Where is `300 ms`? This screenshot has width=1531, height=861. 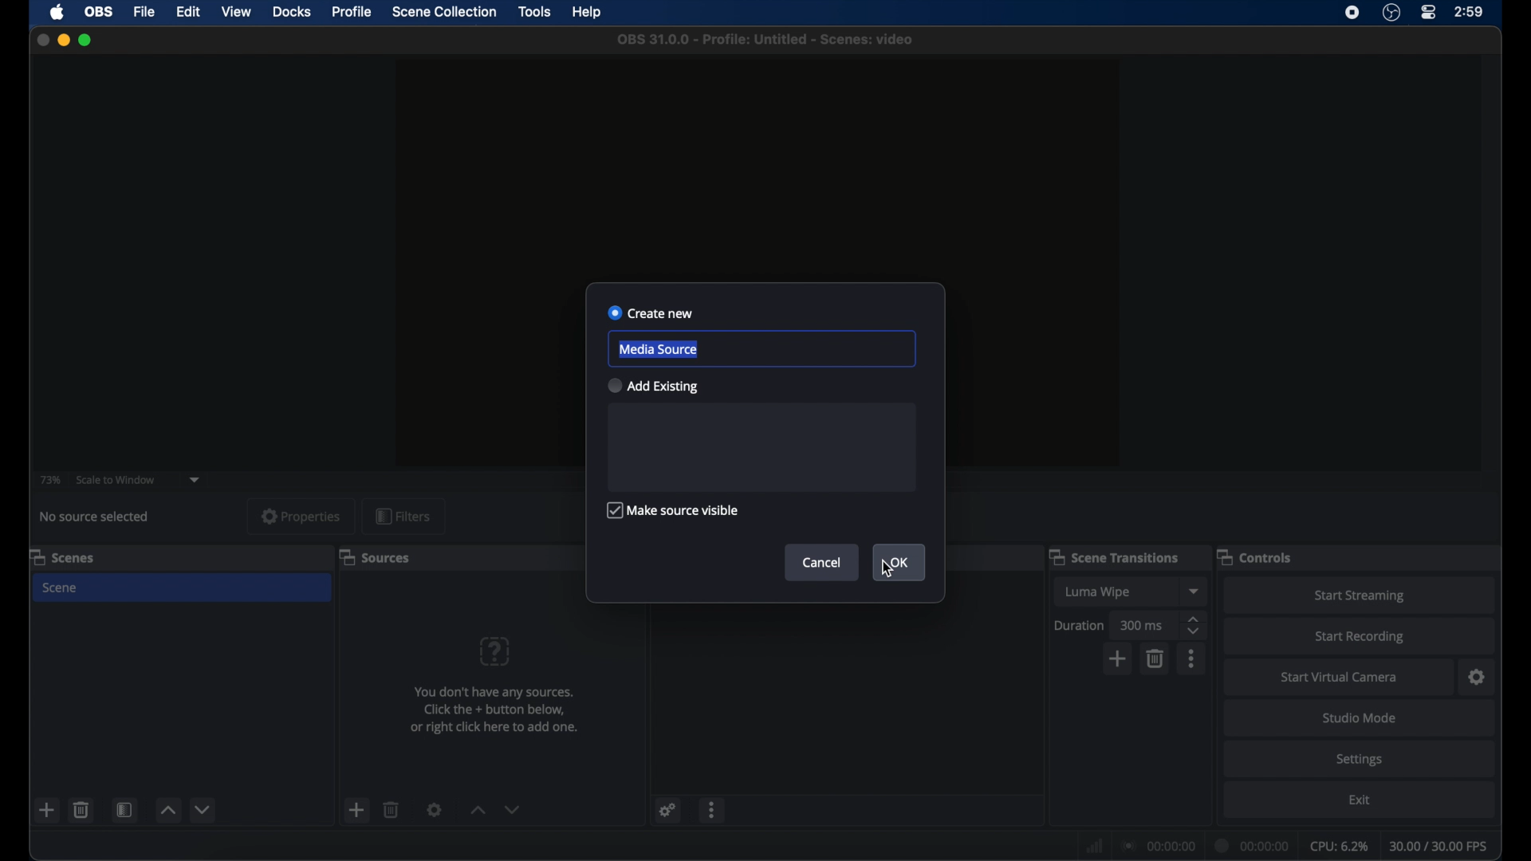
300 ms is located at coordinates (1143, 624).